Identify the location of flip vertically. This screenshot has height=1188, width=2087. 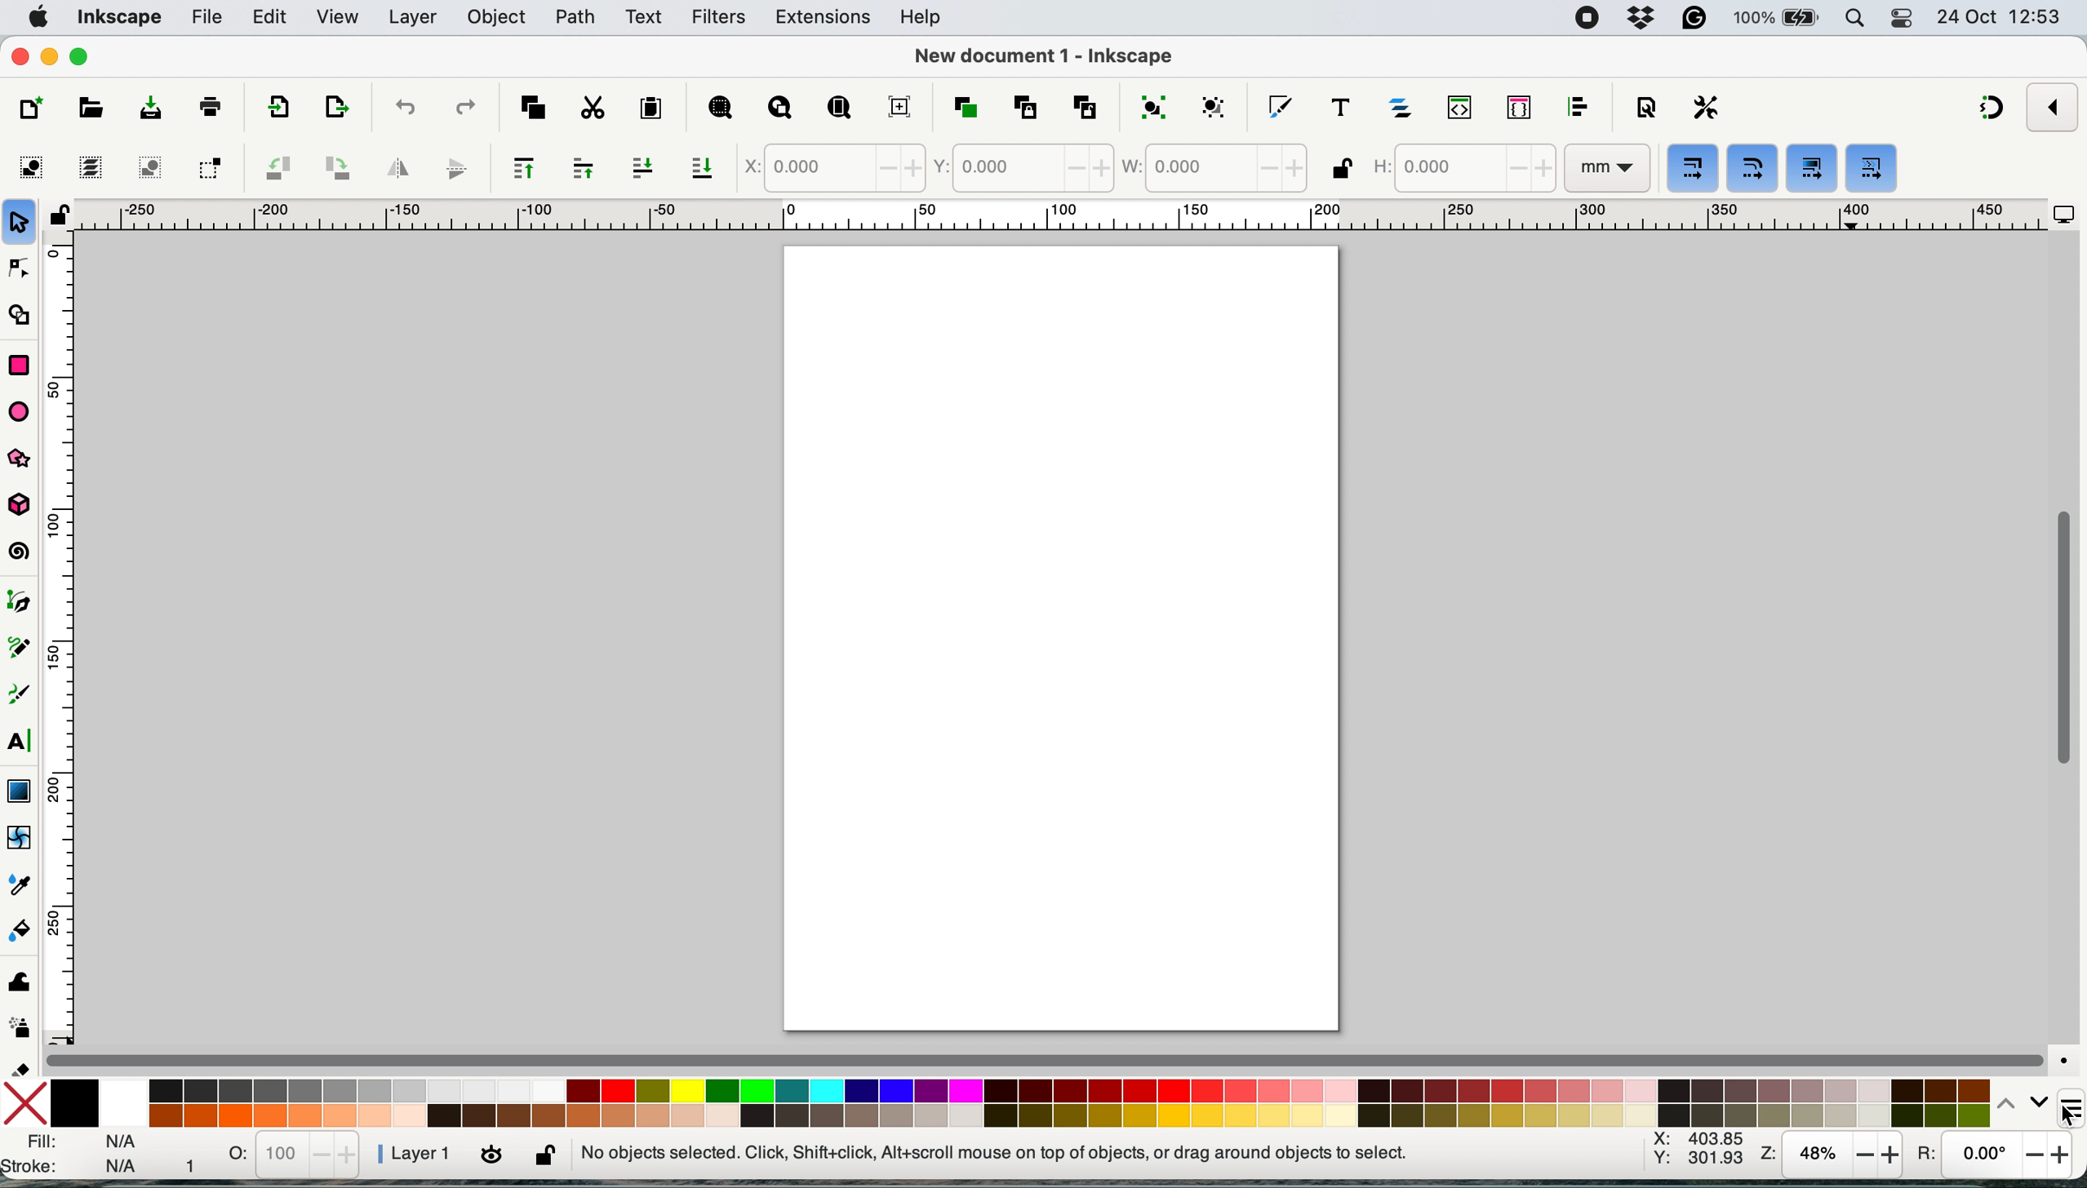
(457, 168).